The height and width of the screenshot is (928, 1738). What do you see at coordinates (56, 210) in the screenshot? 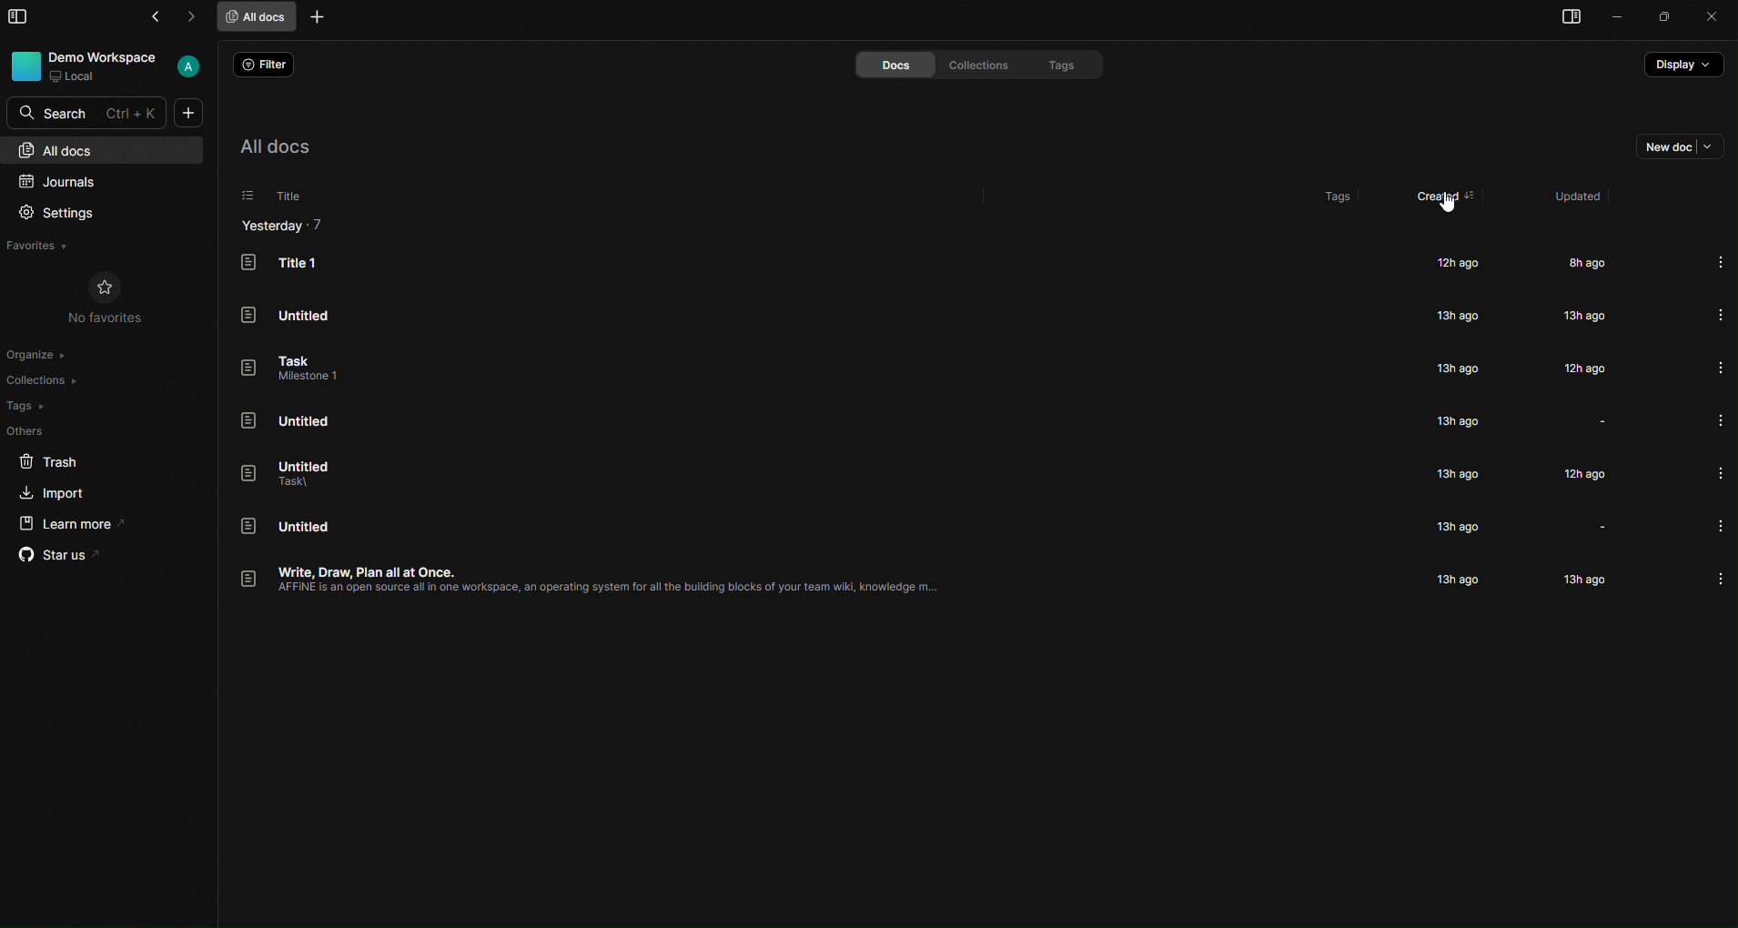
I see `settings` at bounding box center [56, 210].